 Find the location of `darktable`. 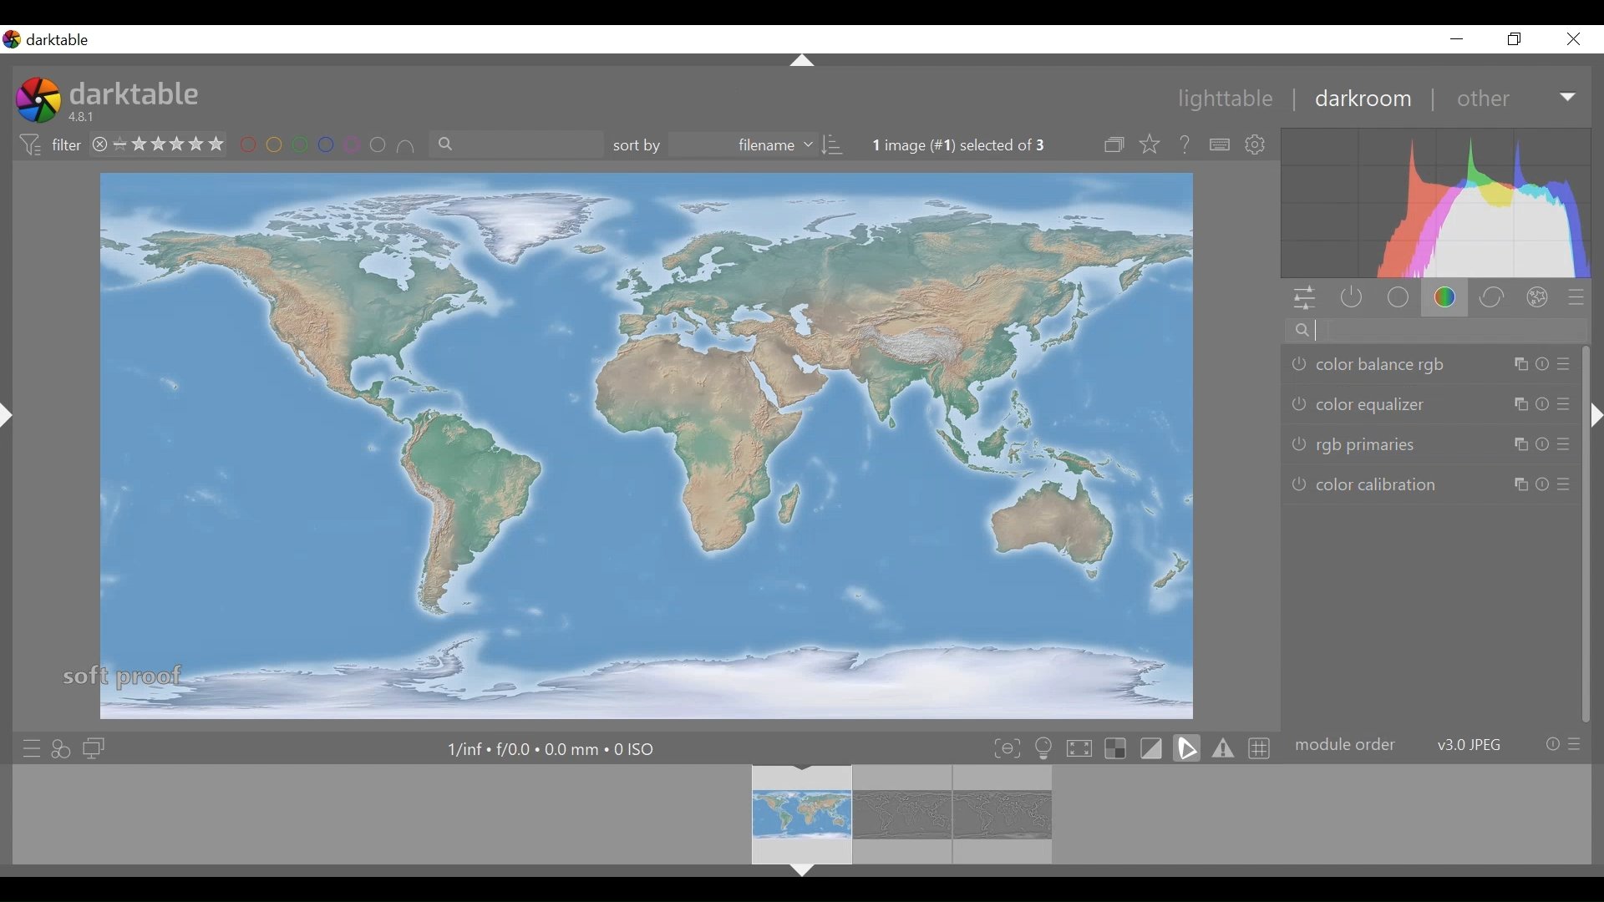

darktable is located at coordinates (138, 94).